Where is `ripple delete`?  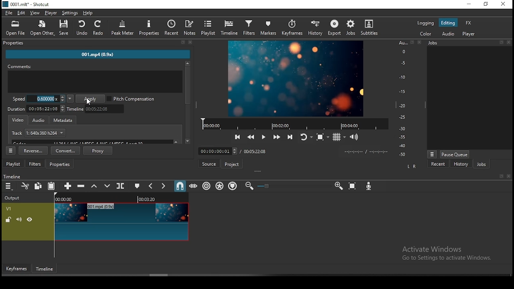 ripple delete is located at coordinates (83, 187).